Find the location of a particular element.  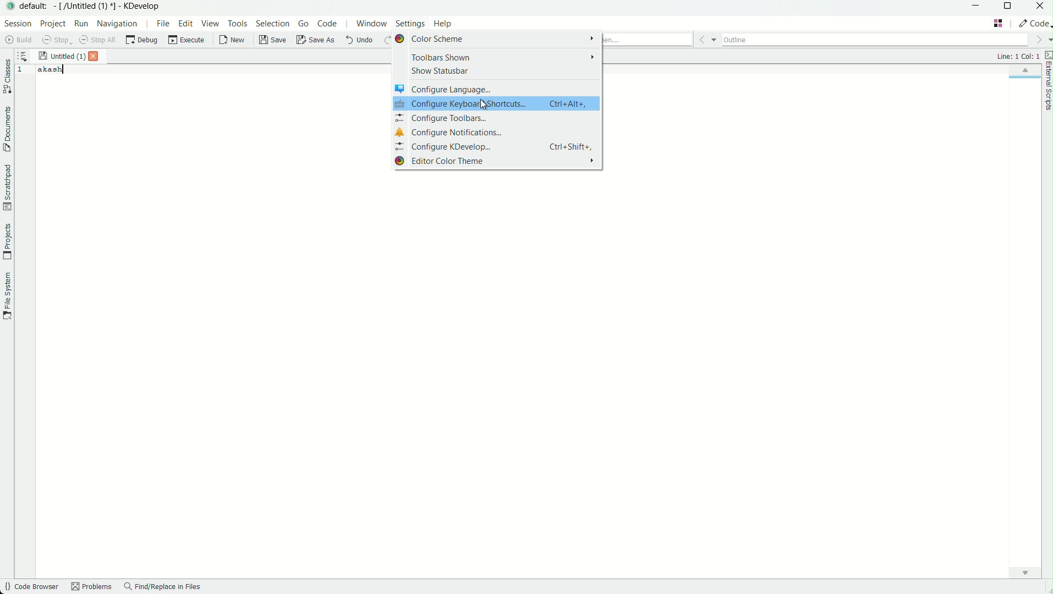

code menu is located at coordinates (328, 24).